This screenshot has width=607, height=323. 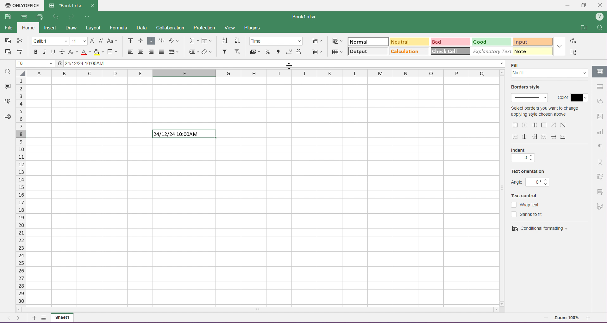 What do you see at coordinates (502, 188) in the screenshot?
I see `vertical scrol bar` at bounding box center [502, 188].